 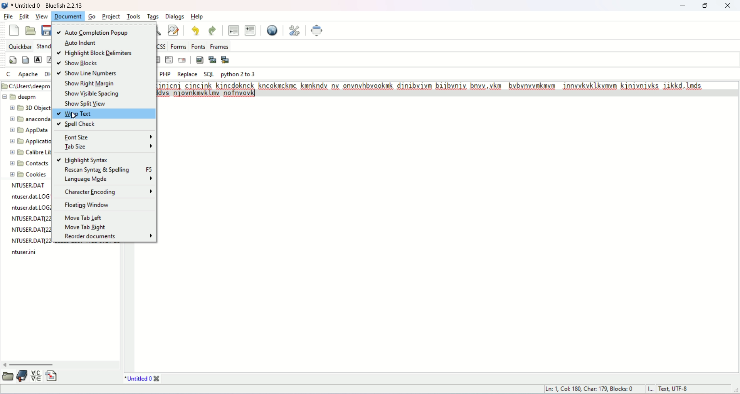 I want to click on body, so click(x=25, y=59).